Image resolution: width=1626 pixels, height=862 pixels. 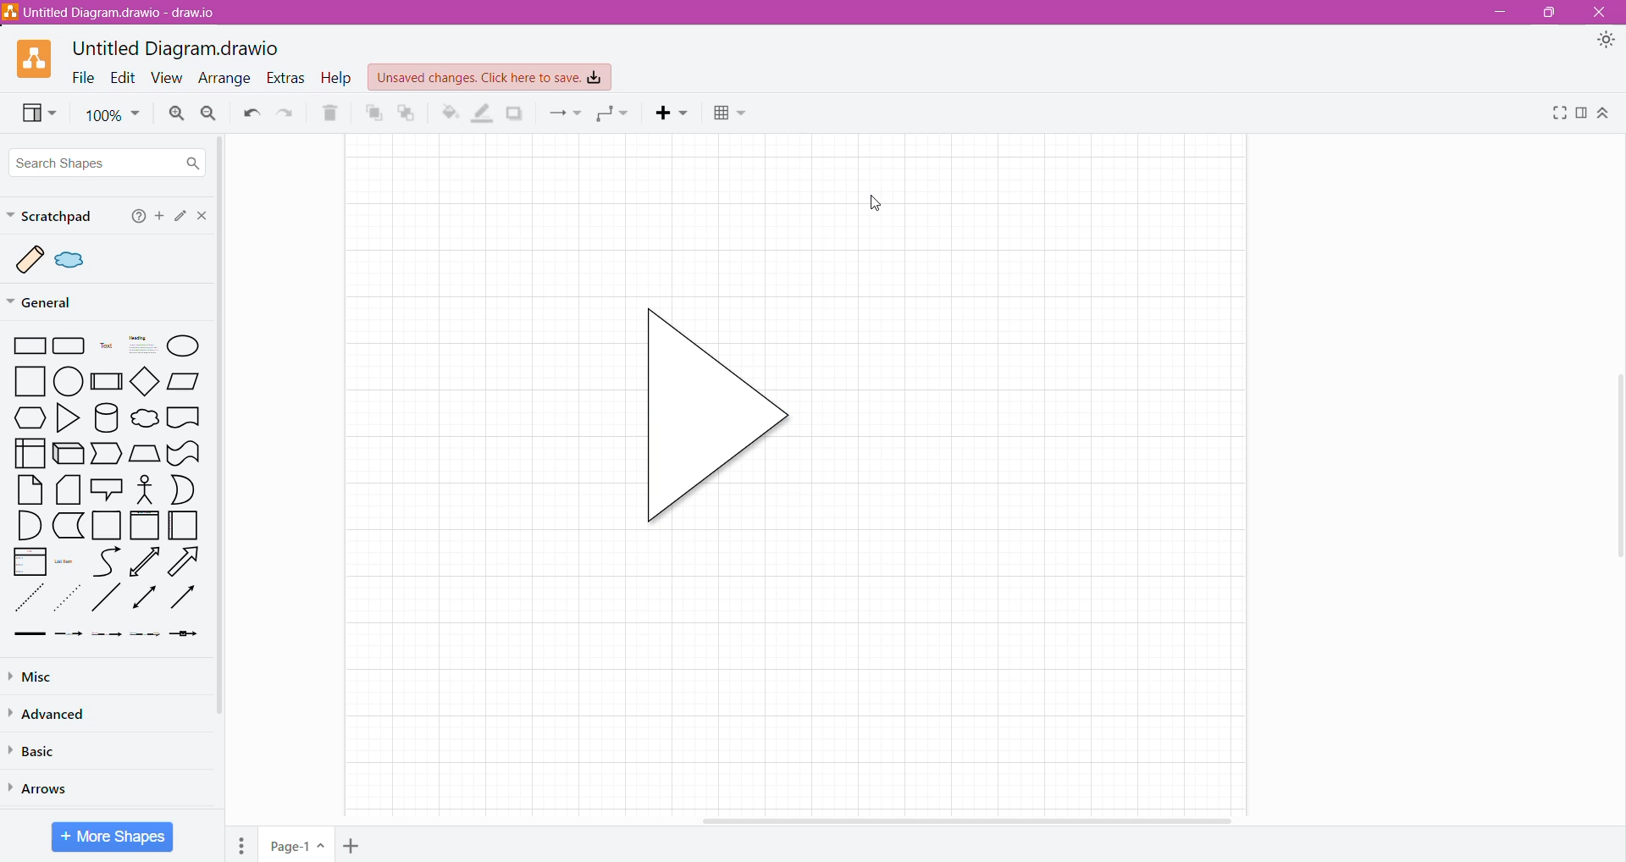 What do you see at coordinates (1581, 113) in the screenshot?
I see `Format` at bounding box center [1581, 113].